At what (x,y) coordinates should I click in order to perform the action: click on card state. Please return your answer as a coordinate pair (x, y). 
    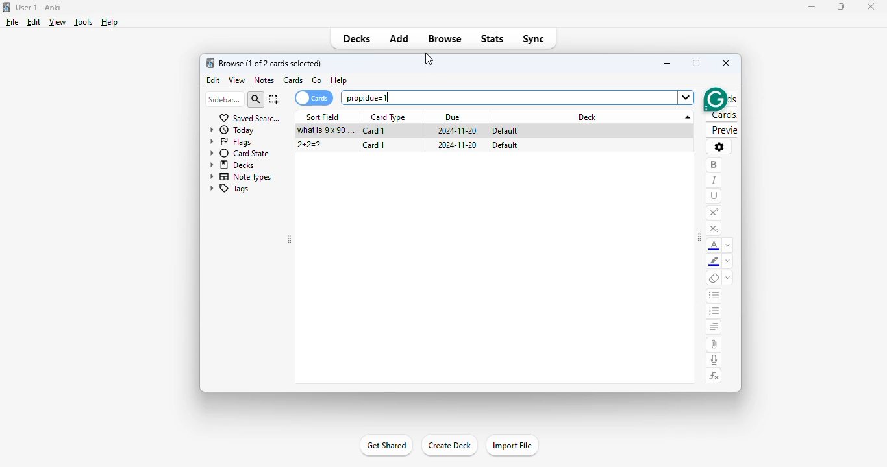
    Looking at the image, I should click on (241, 153).